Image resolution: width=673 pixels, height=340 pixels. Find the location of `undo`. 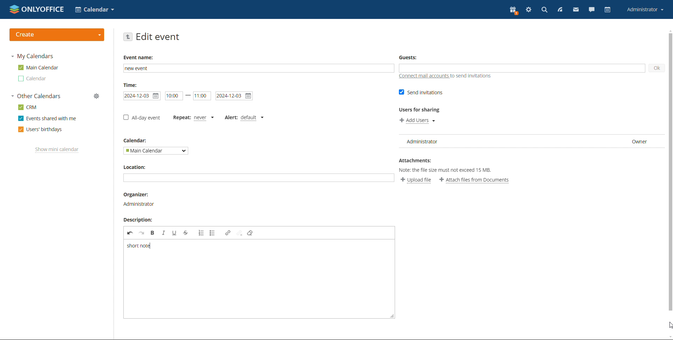

undo is located at coordinates (130, 233).